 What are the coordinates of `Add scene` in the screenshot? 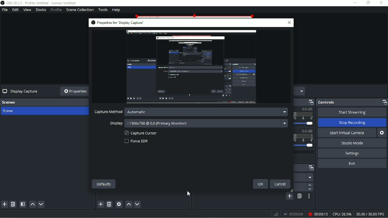 It's located at (4, 205).